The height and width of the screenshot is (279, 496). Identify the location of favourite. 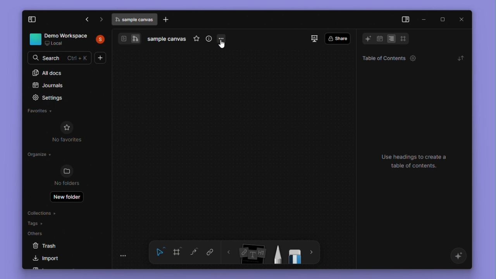
(196, 40).